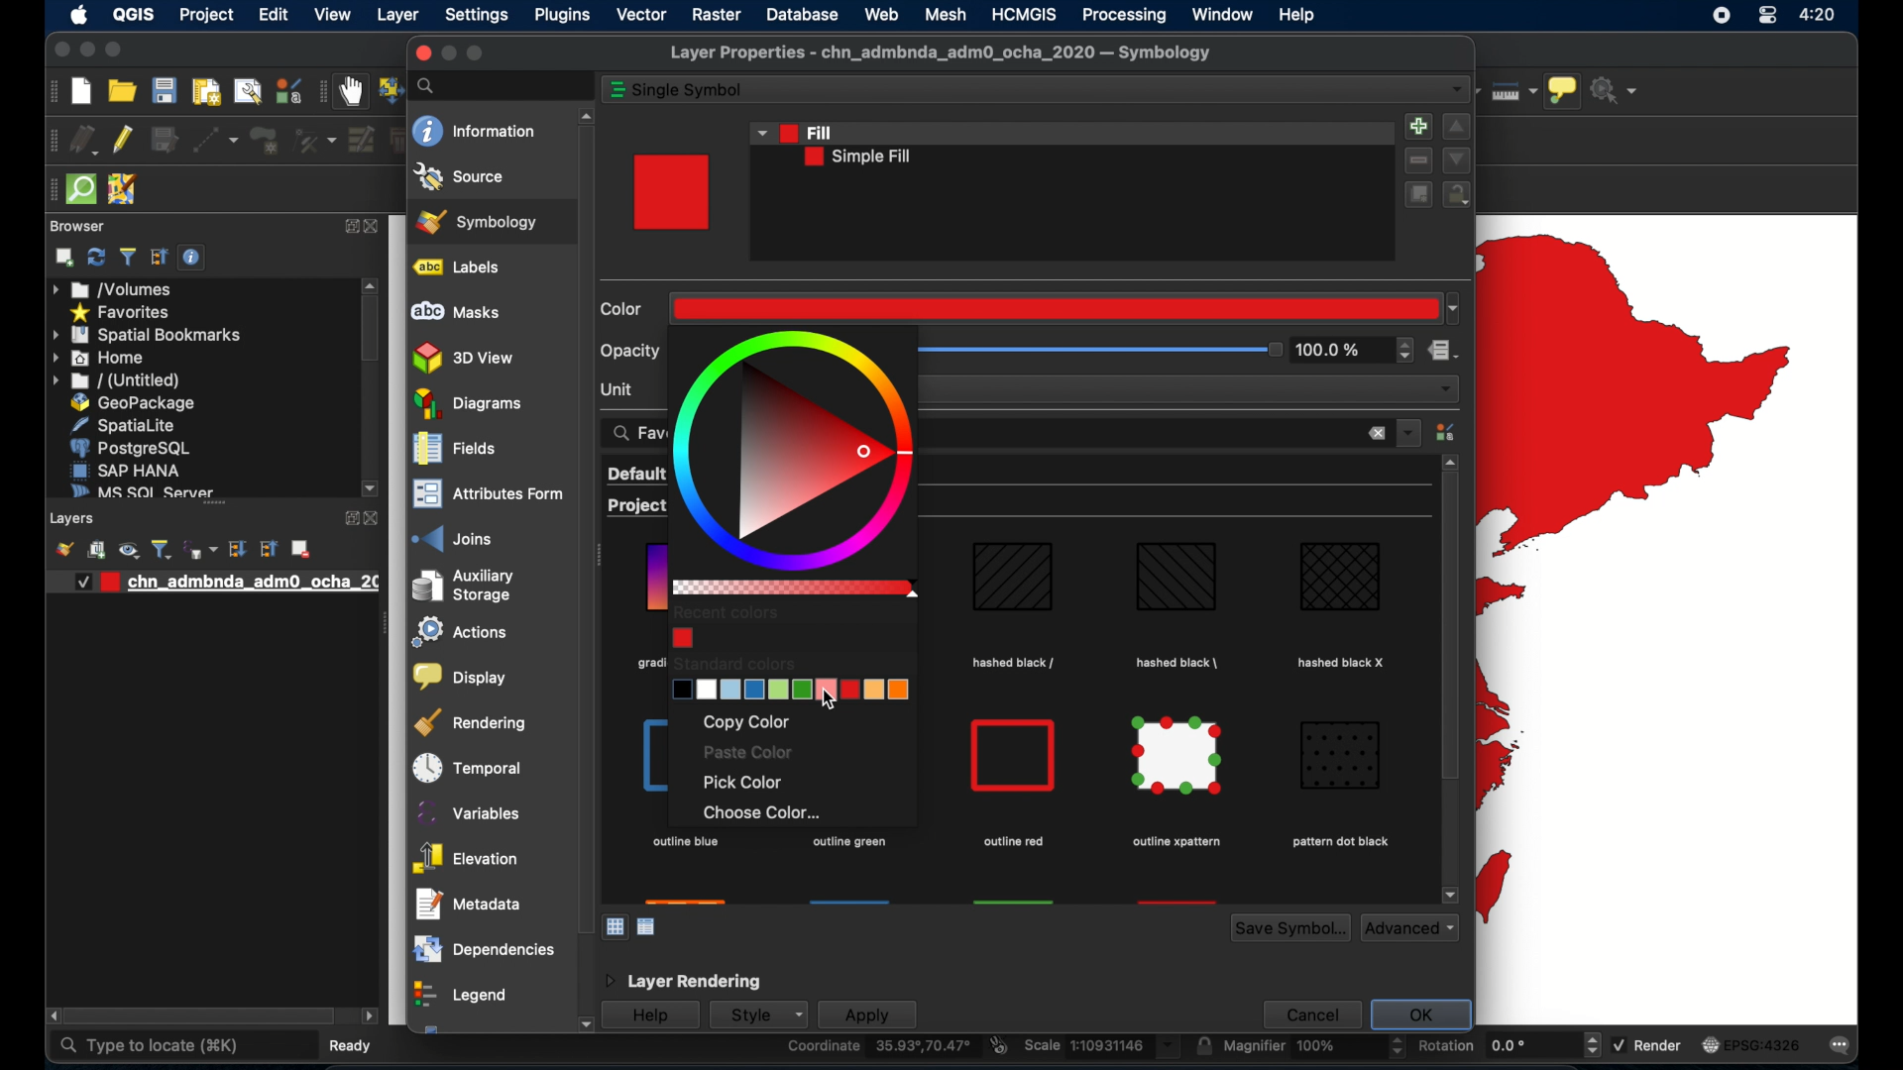 This screenshot has width=1903, height=1070. I want to click on toggle editing, so click(124, 138).